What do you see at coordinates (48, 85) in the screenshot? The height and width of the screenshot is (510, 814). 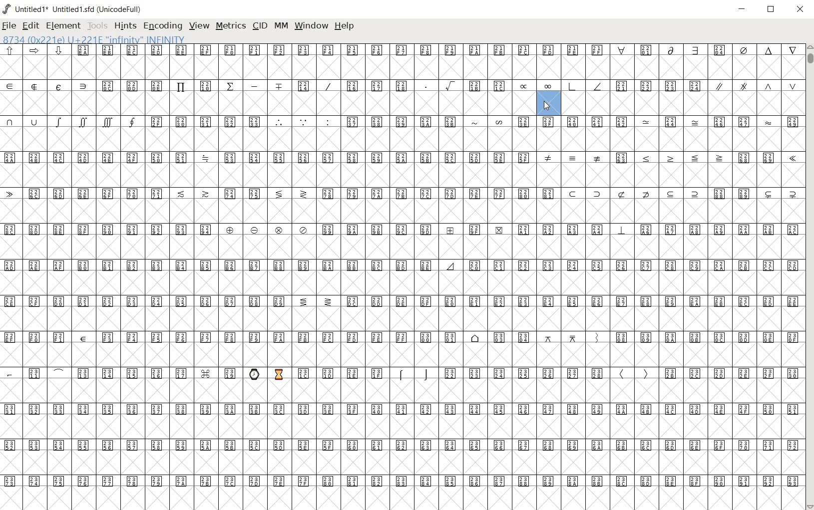 I see `special symbols` at bounding box center [48, 85].